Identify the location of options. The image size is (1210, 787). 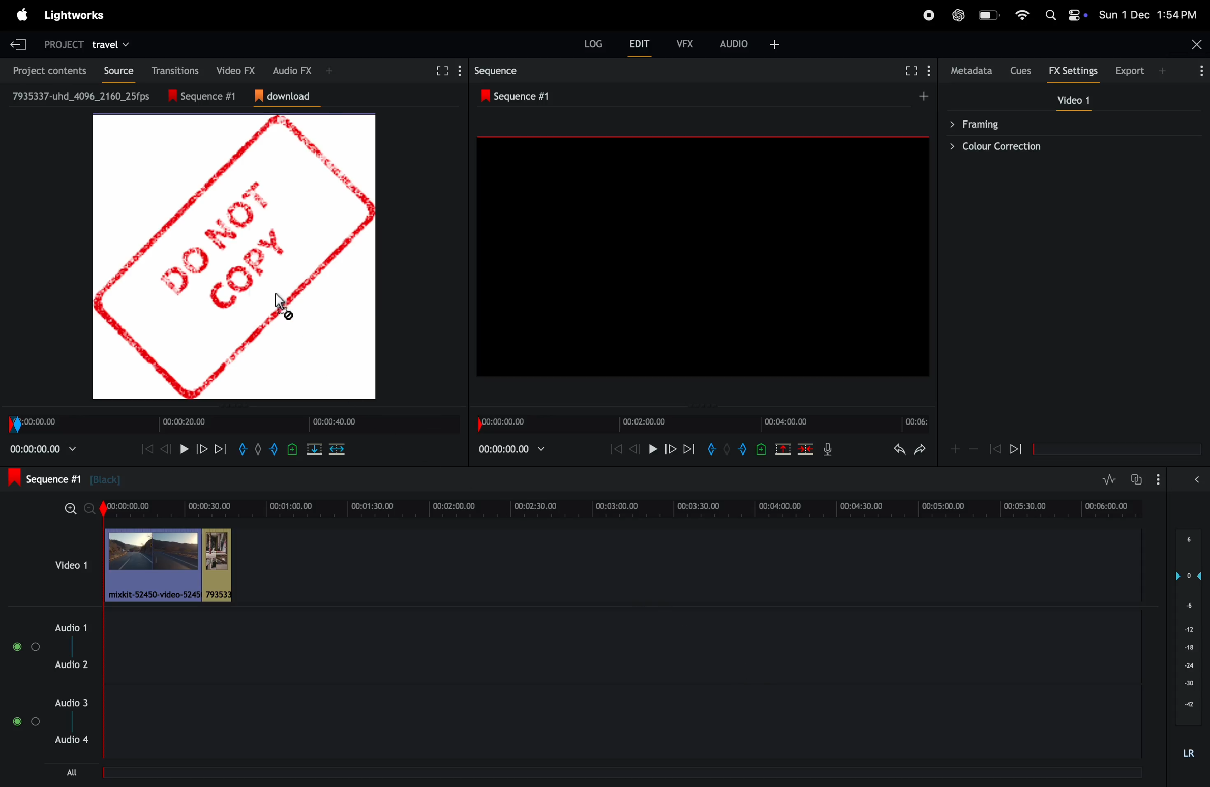
(1199, 70).